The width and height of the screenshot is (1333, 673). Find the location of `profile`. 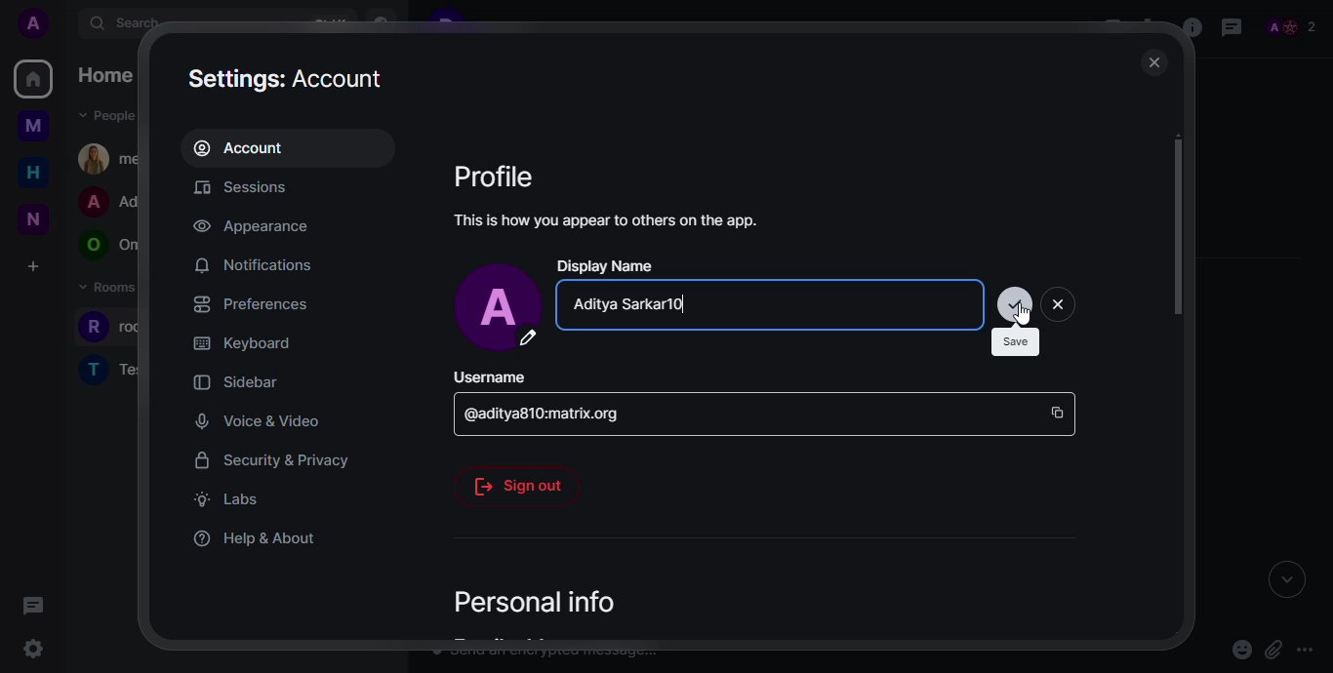

profile is located at coordinates (496, 176).